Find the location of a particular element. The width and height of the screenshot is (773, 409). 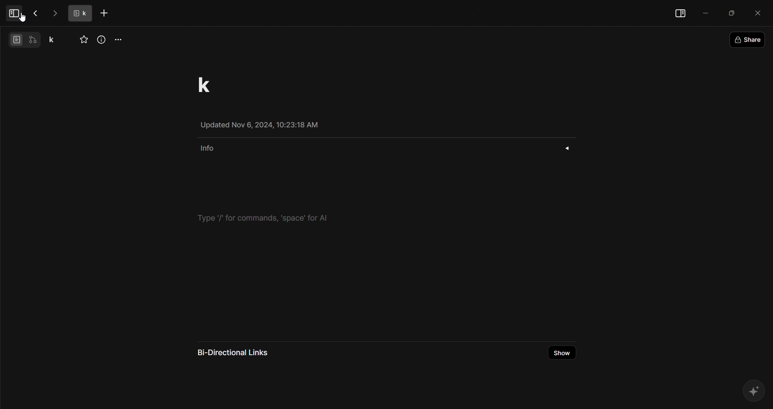

favorite is located at coordinates (83, 40).